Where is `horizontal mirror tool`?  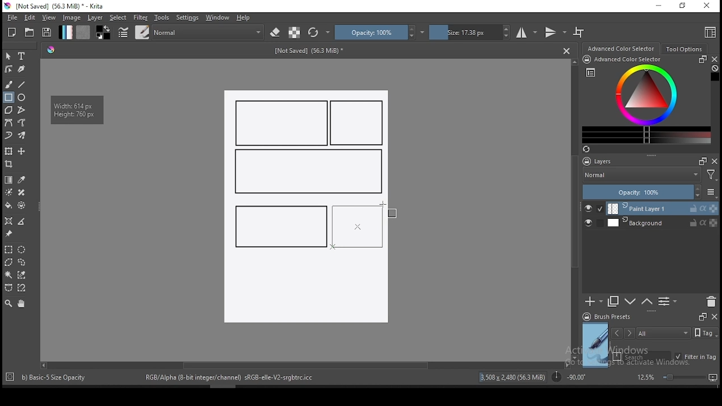 horizontal mirror tool is located at coordinates (527, 32).